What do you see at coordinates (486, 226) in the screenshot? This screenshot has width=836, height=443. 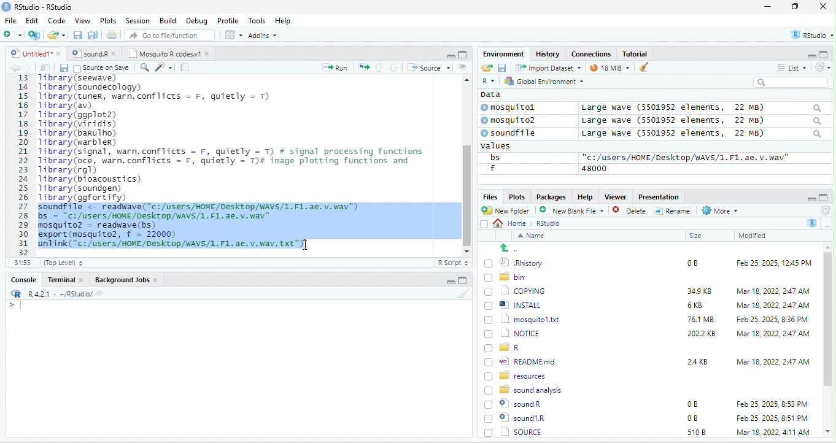 I see `select` at bounding box center [486, 226].